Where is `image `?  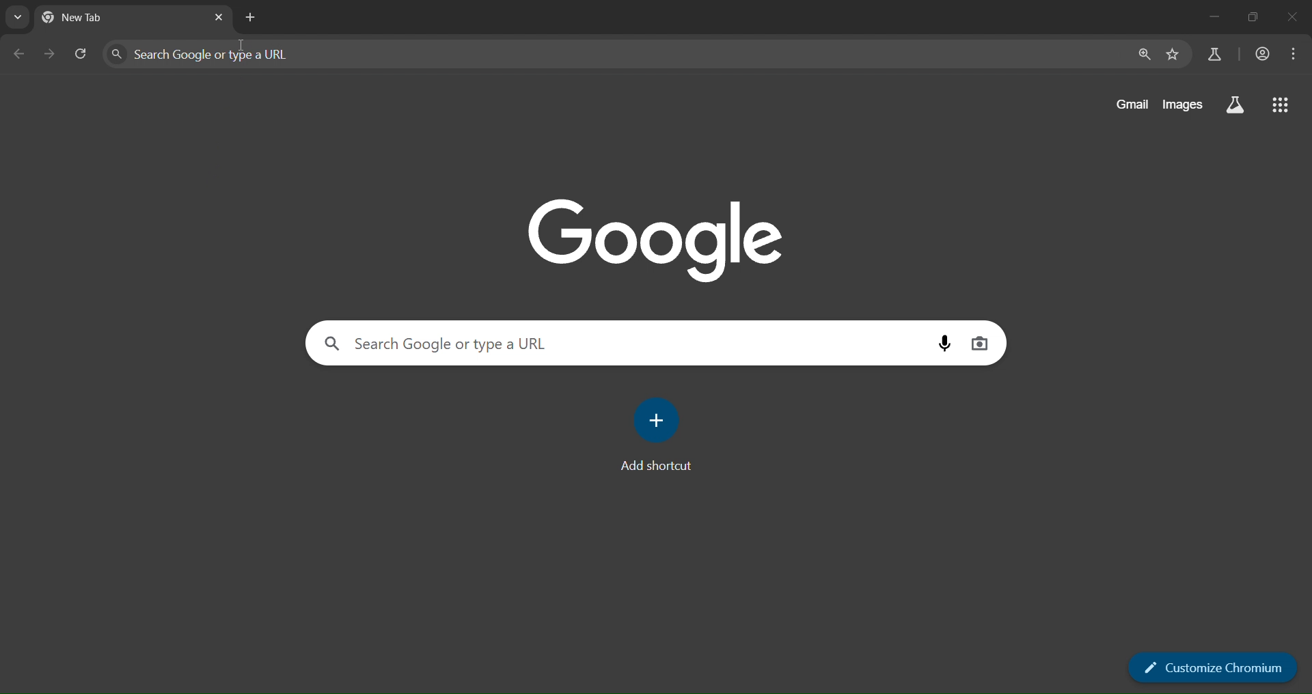
image  is located at coordinates (657, 236).